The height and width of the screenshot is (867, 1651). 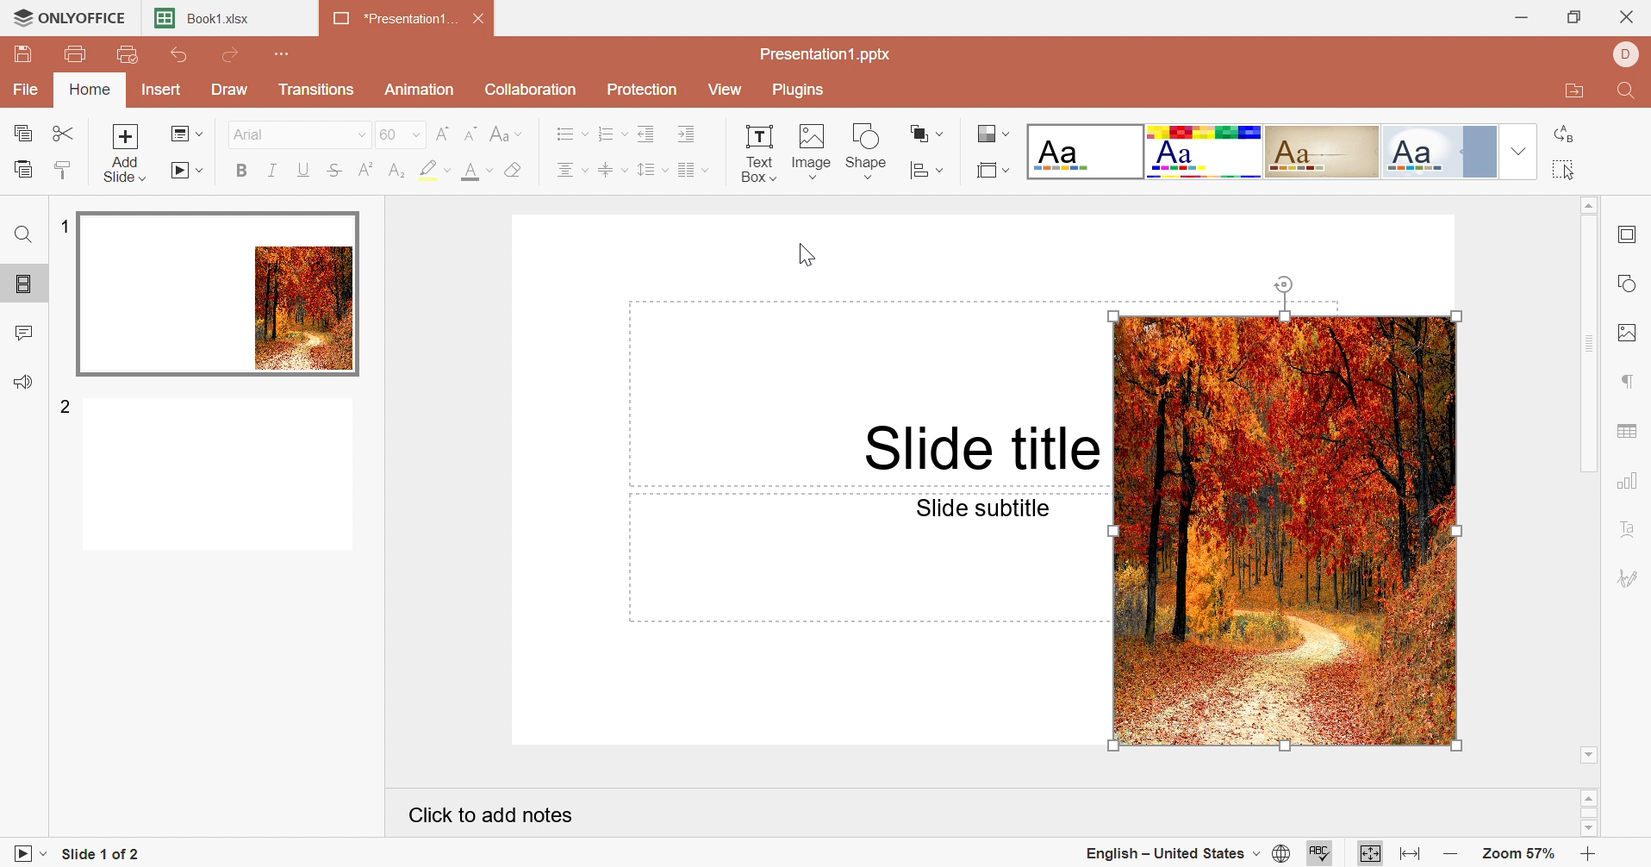 I want to click on Print file, so click(x=77, y=55).